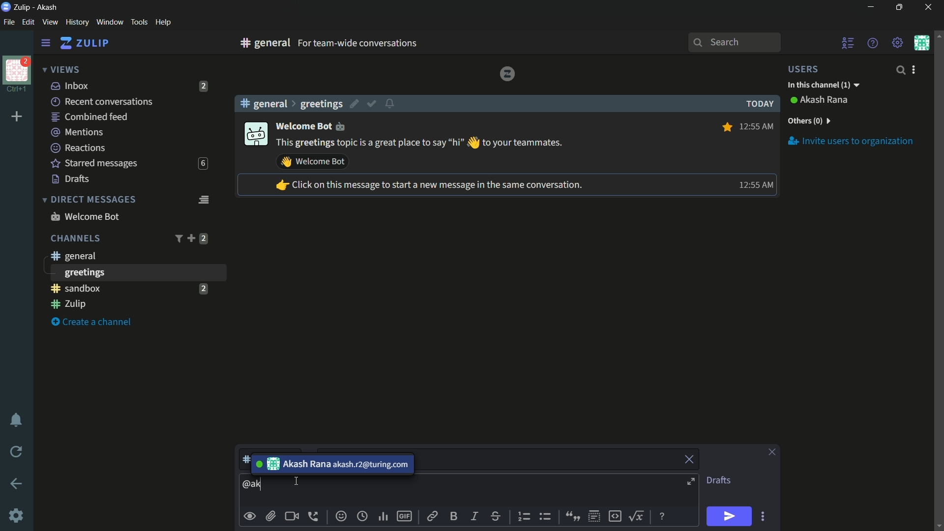 The image size is (944, 531). What do you see at coordinates (431, 518) in the screenshot?
I see `link` at bounding box center [431, 518].